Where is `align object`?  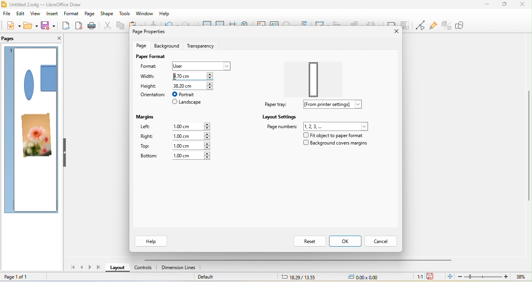 align object is located at coordinates (340, 25).